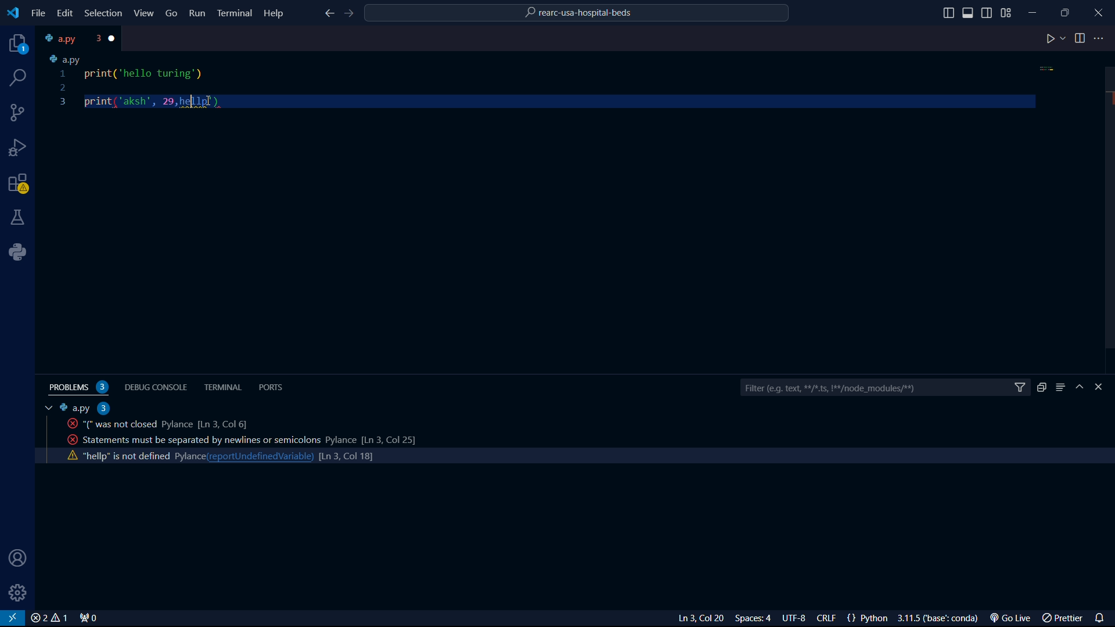 The image size is (1115, 627). What do you see at coordinates (869, 618) in the screenshot?
I see `{} Python` at bounding box center [869, 618].